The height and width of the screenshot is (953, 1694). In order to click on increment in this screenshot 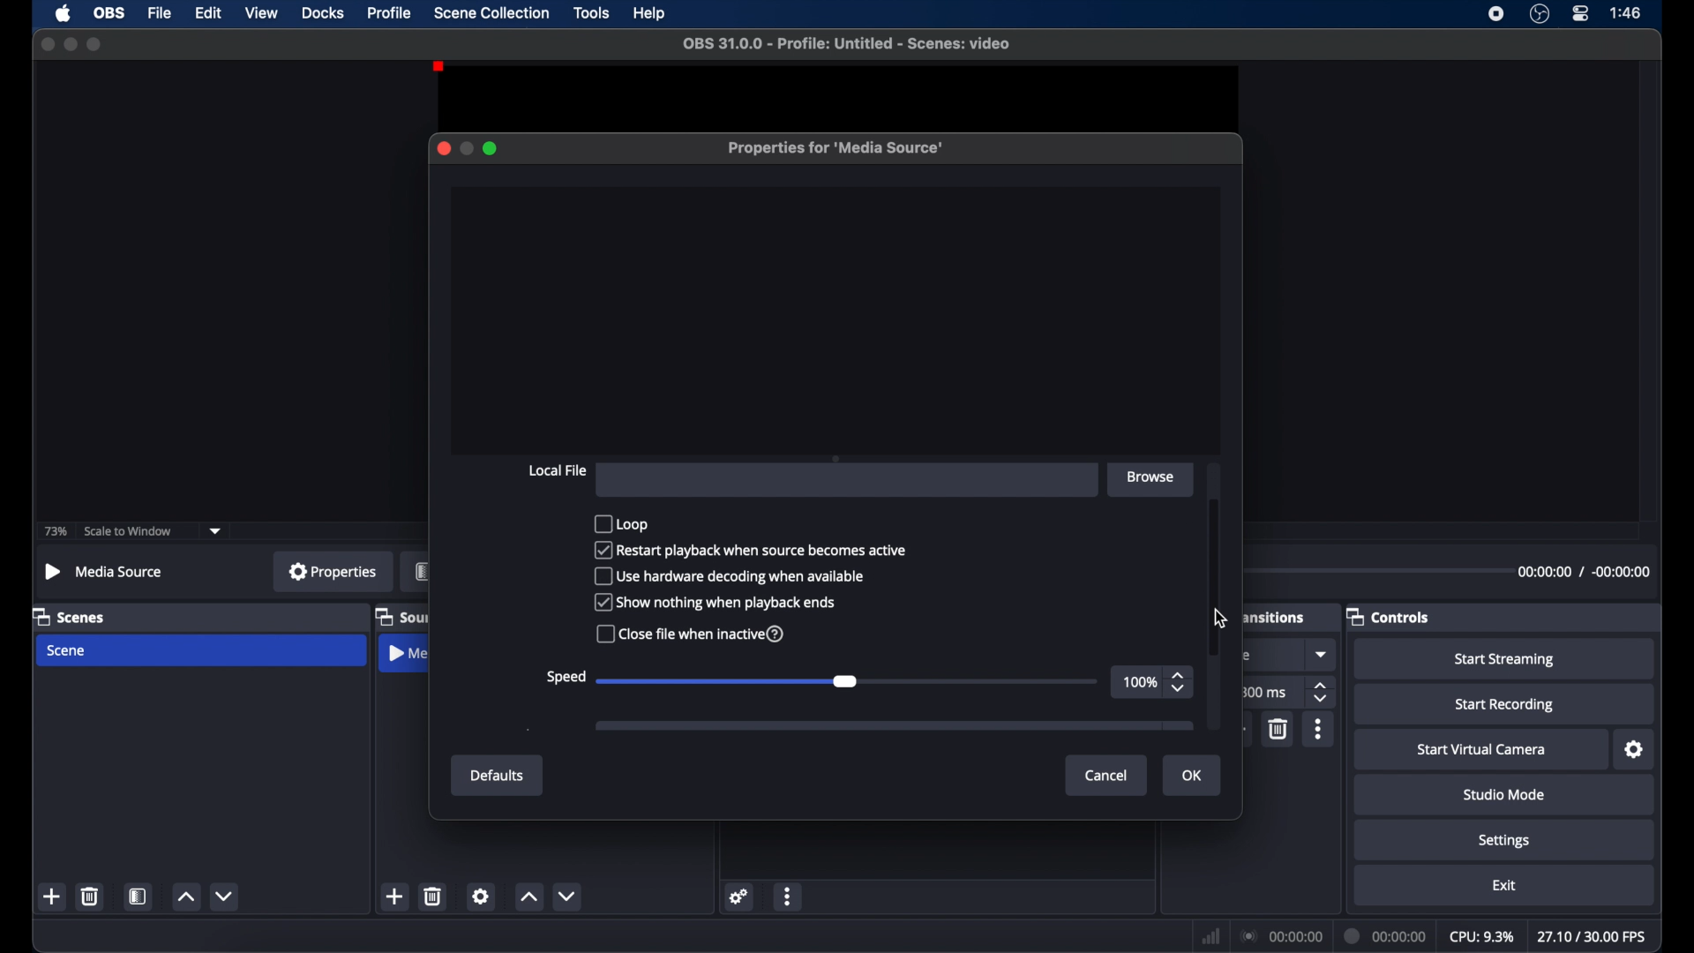, I will do `click(528, 896)`.